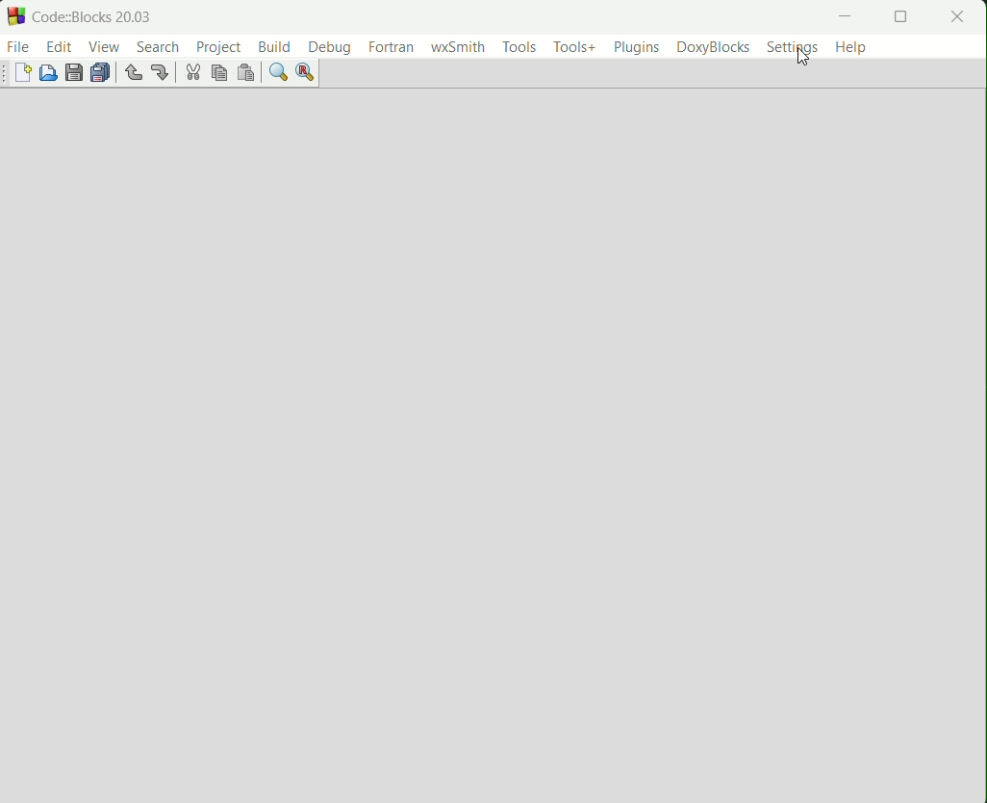 Image resolution: width=987 pixels, height=803 pixels. Describe the element at coordinates (19, 45) in the screenshot. I see `file` at that location.